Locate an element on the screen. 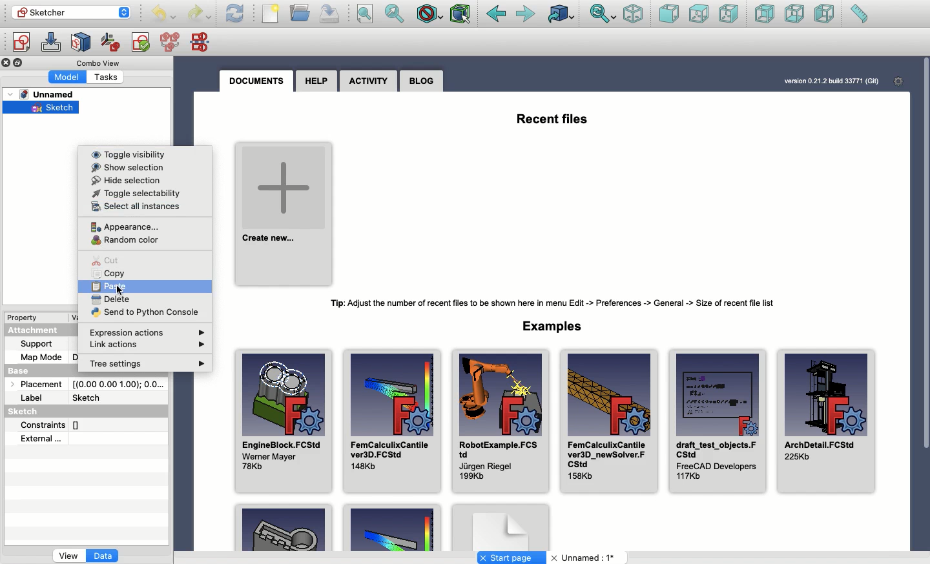 The image size is (930, 564). Key Object is located at coordinates (284, 527).